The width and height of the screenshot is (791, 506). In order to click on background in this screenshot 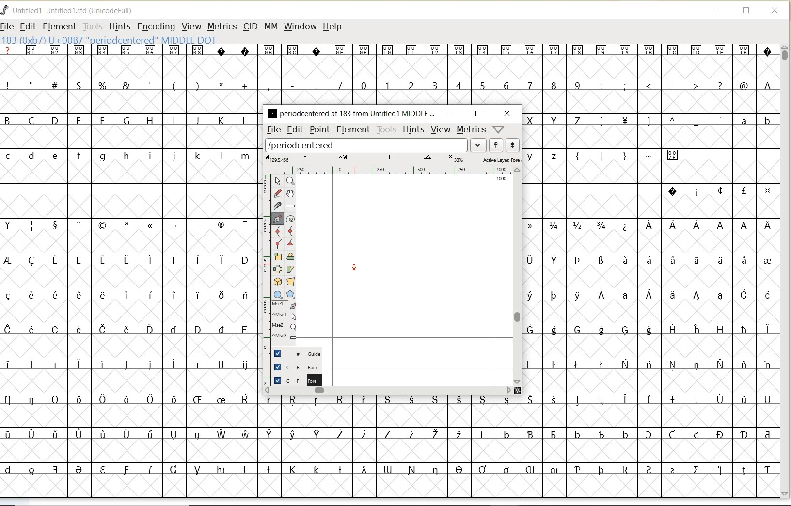, I will do `click(293, 367)`.